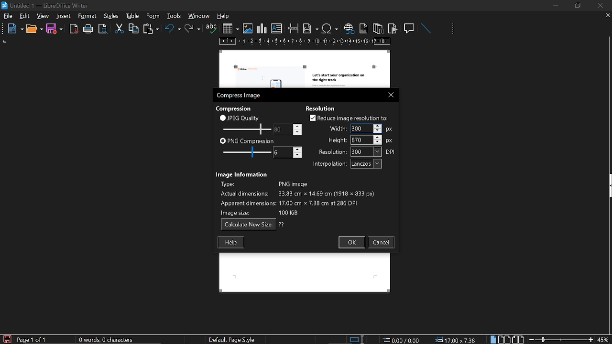  What do you see at coordinates (7, 339) in the screenshot?
I see `save` at bounding box center [7, 339].